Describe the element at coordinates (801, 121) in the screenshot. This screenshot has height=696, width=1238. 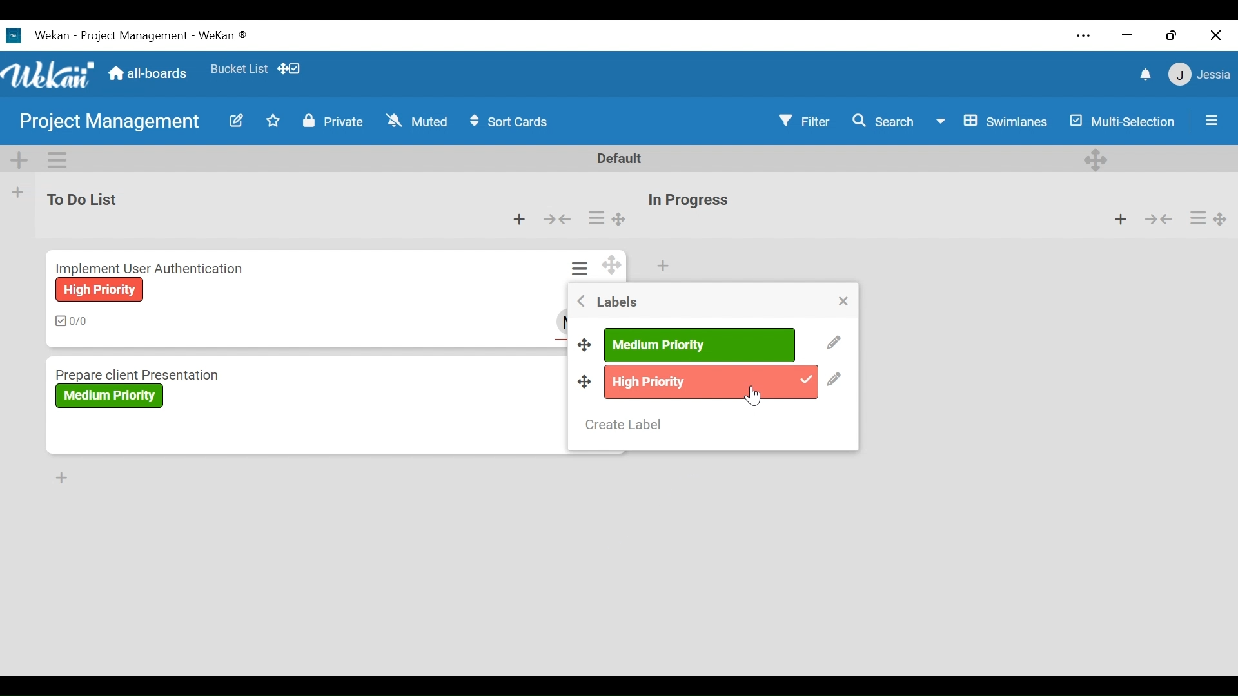
I see `Filter` at that location.